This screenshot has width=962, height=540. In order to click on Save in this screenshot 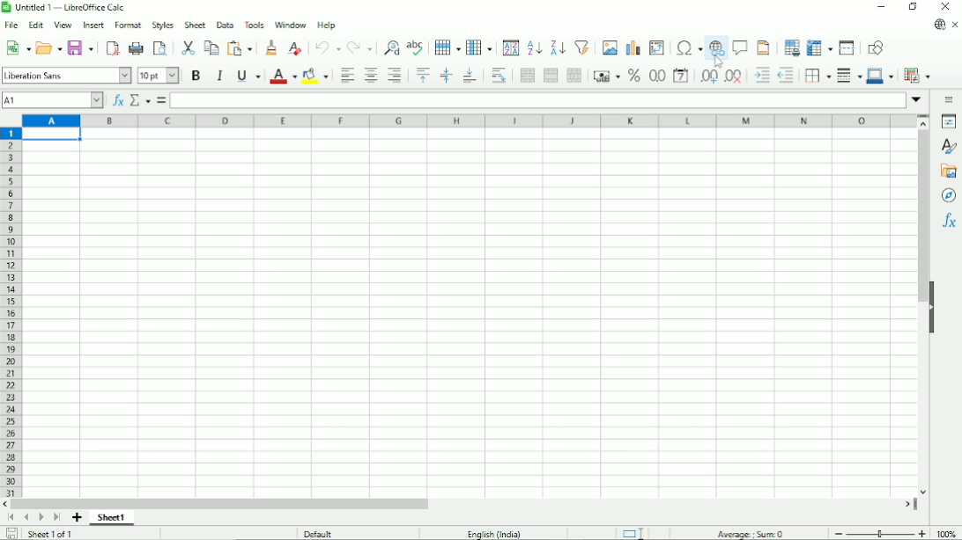, I will do `click(81, 47)`.